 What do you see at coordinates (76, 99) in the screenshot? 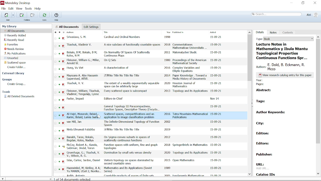
I see `authors` at bounding box center [76, 99].